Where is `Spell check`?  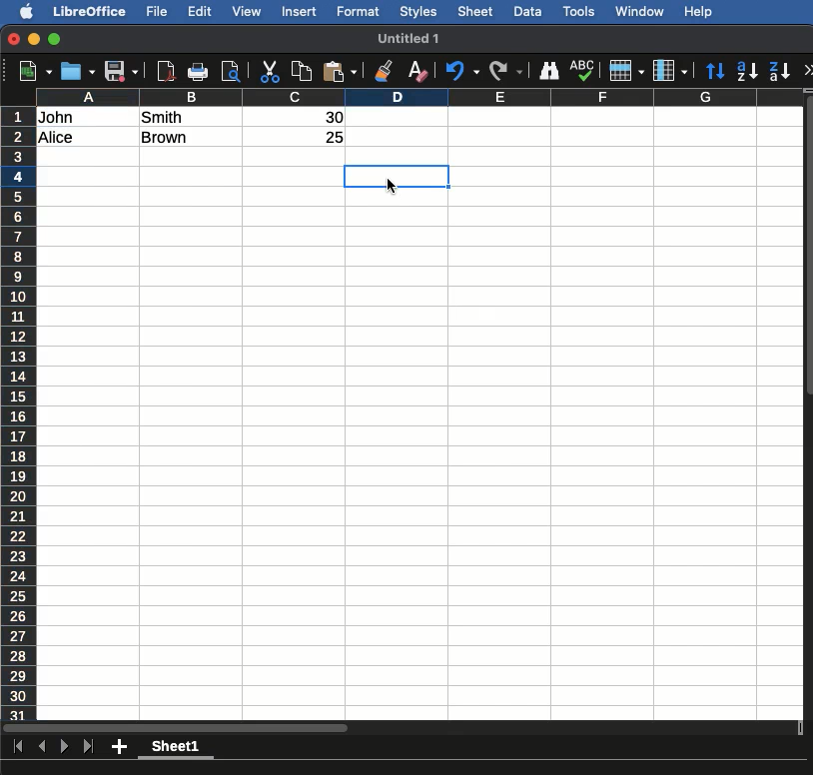 Spell check is located at coordinates (583, 69).